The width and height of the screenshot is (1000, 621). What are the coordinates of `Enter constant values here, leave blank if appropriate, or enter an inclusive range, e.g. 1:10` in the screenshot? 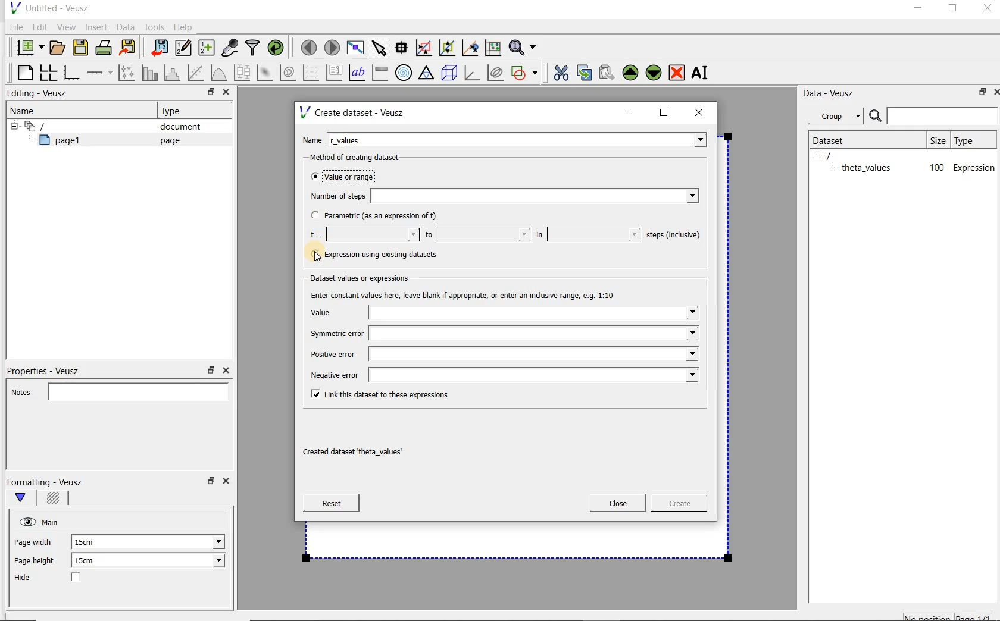 It's located at (474, 294).